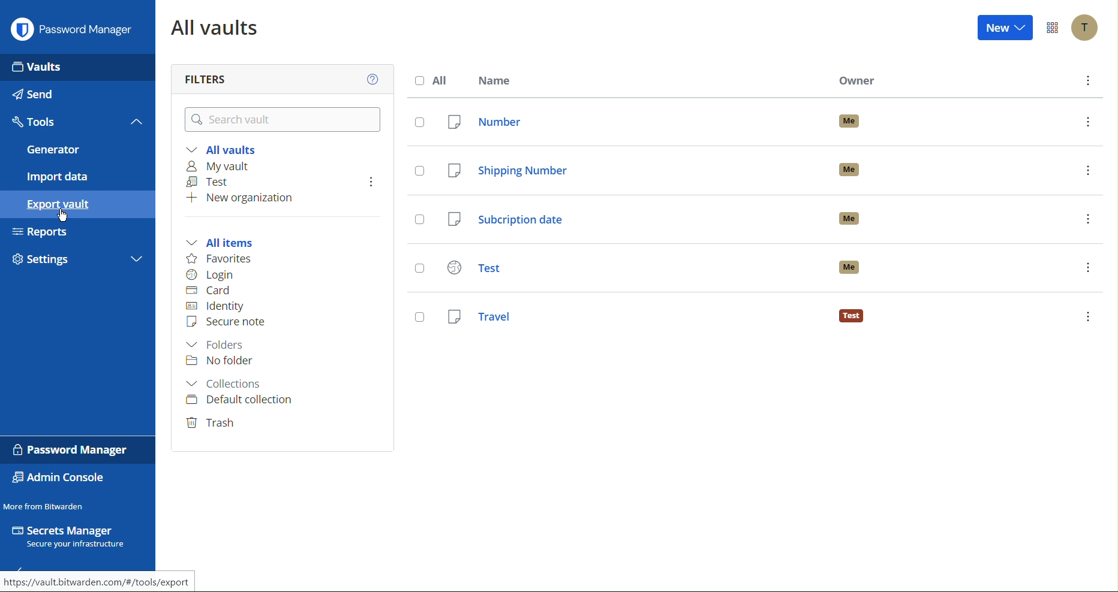 The height and width of the screenshot is (592, 1118). Describe the element at coordinates (217, 344) in the screenshot. I see `Folders` at that location.